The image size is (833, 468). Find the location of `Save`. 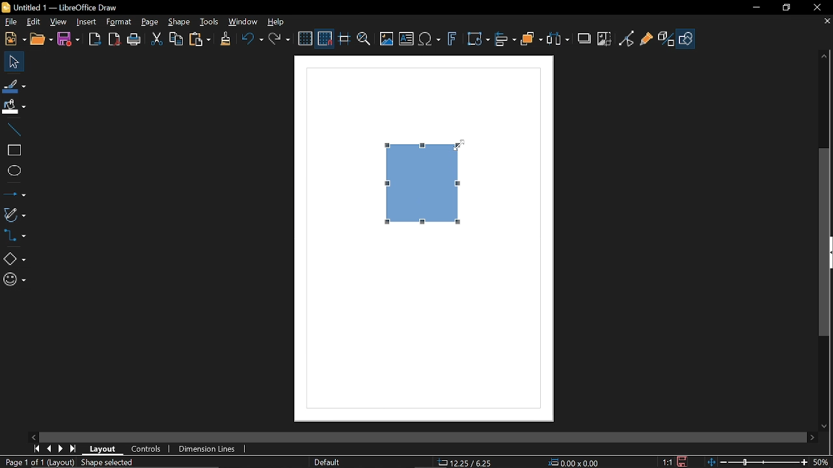

Save is located at coordinates (683, 462).